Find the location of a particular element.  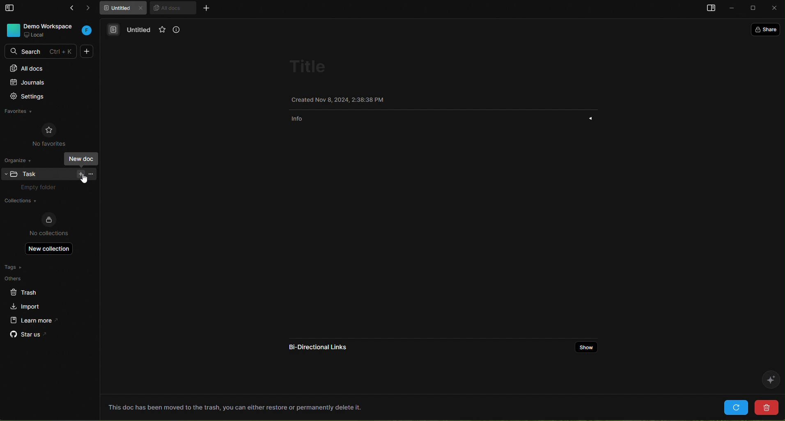

This doc has been moved to the trash, you can either restore or permanently delete it. is located at coordinates (235, 407).